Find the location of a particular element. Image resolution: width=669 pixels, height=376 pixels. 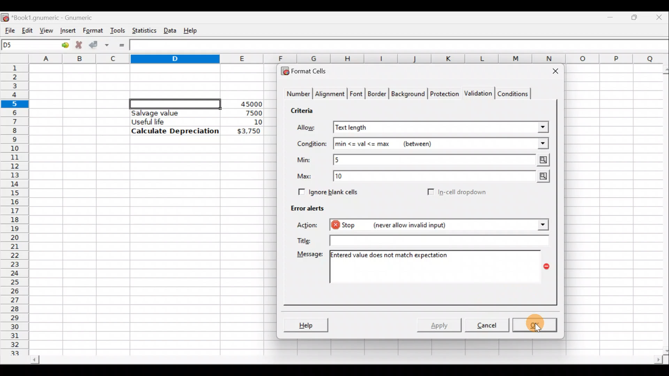

Book1.gnumeric - Gnumeric is located at coordinates (57, 17).